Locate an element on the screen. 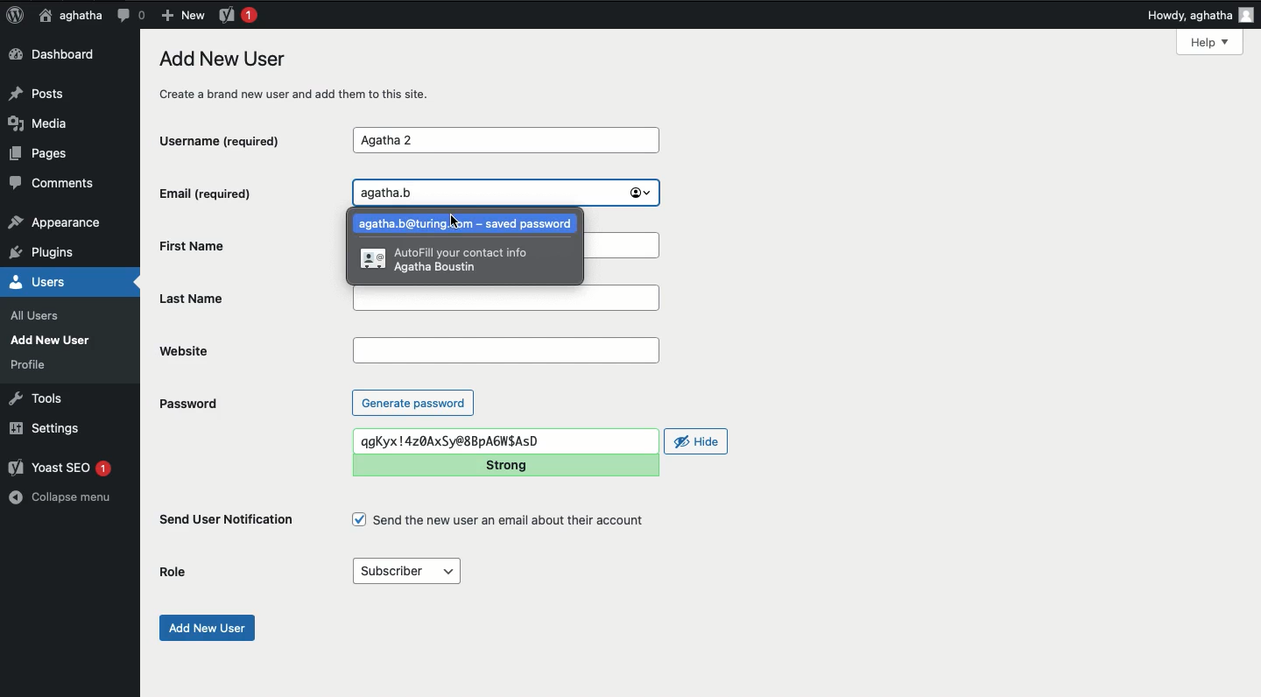 The height and width of the screenshot is (697, 1261). Pages is located at coordinates (44, 157).